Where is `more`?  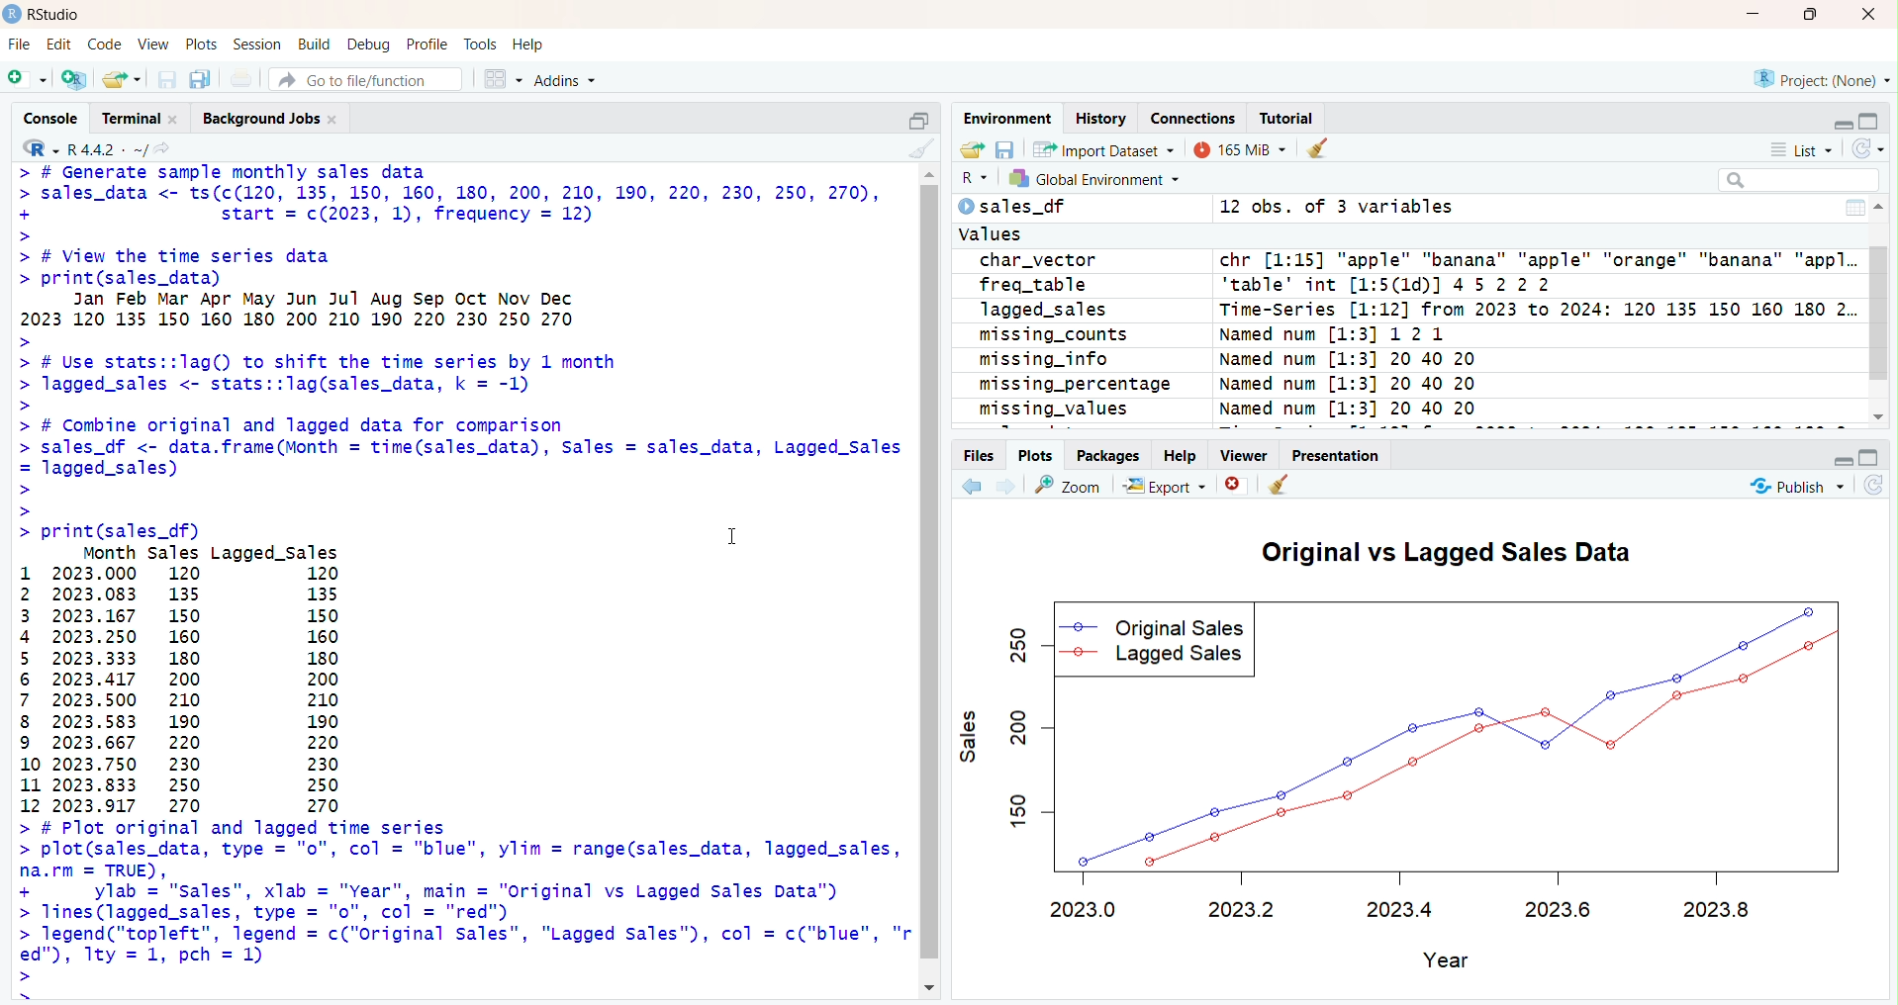 more is located at coordinates (1853, 208).